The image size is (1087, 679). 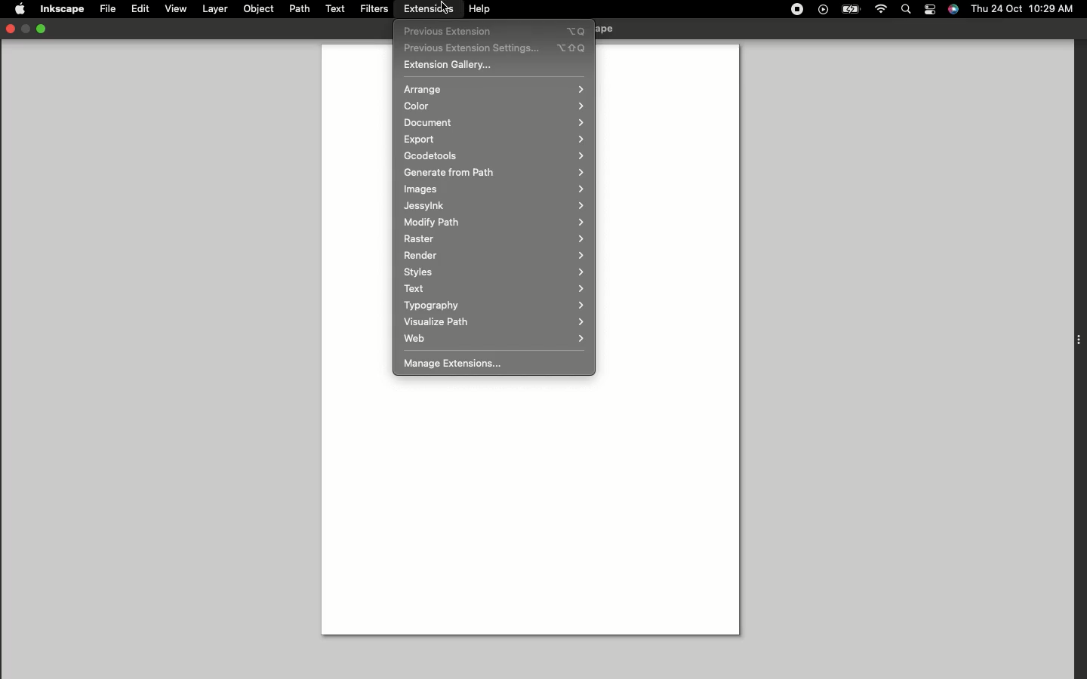 I want to click on Voice control, so click(x=953, y=9).